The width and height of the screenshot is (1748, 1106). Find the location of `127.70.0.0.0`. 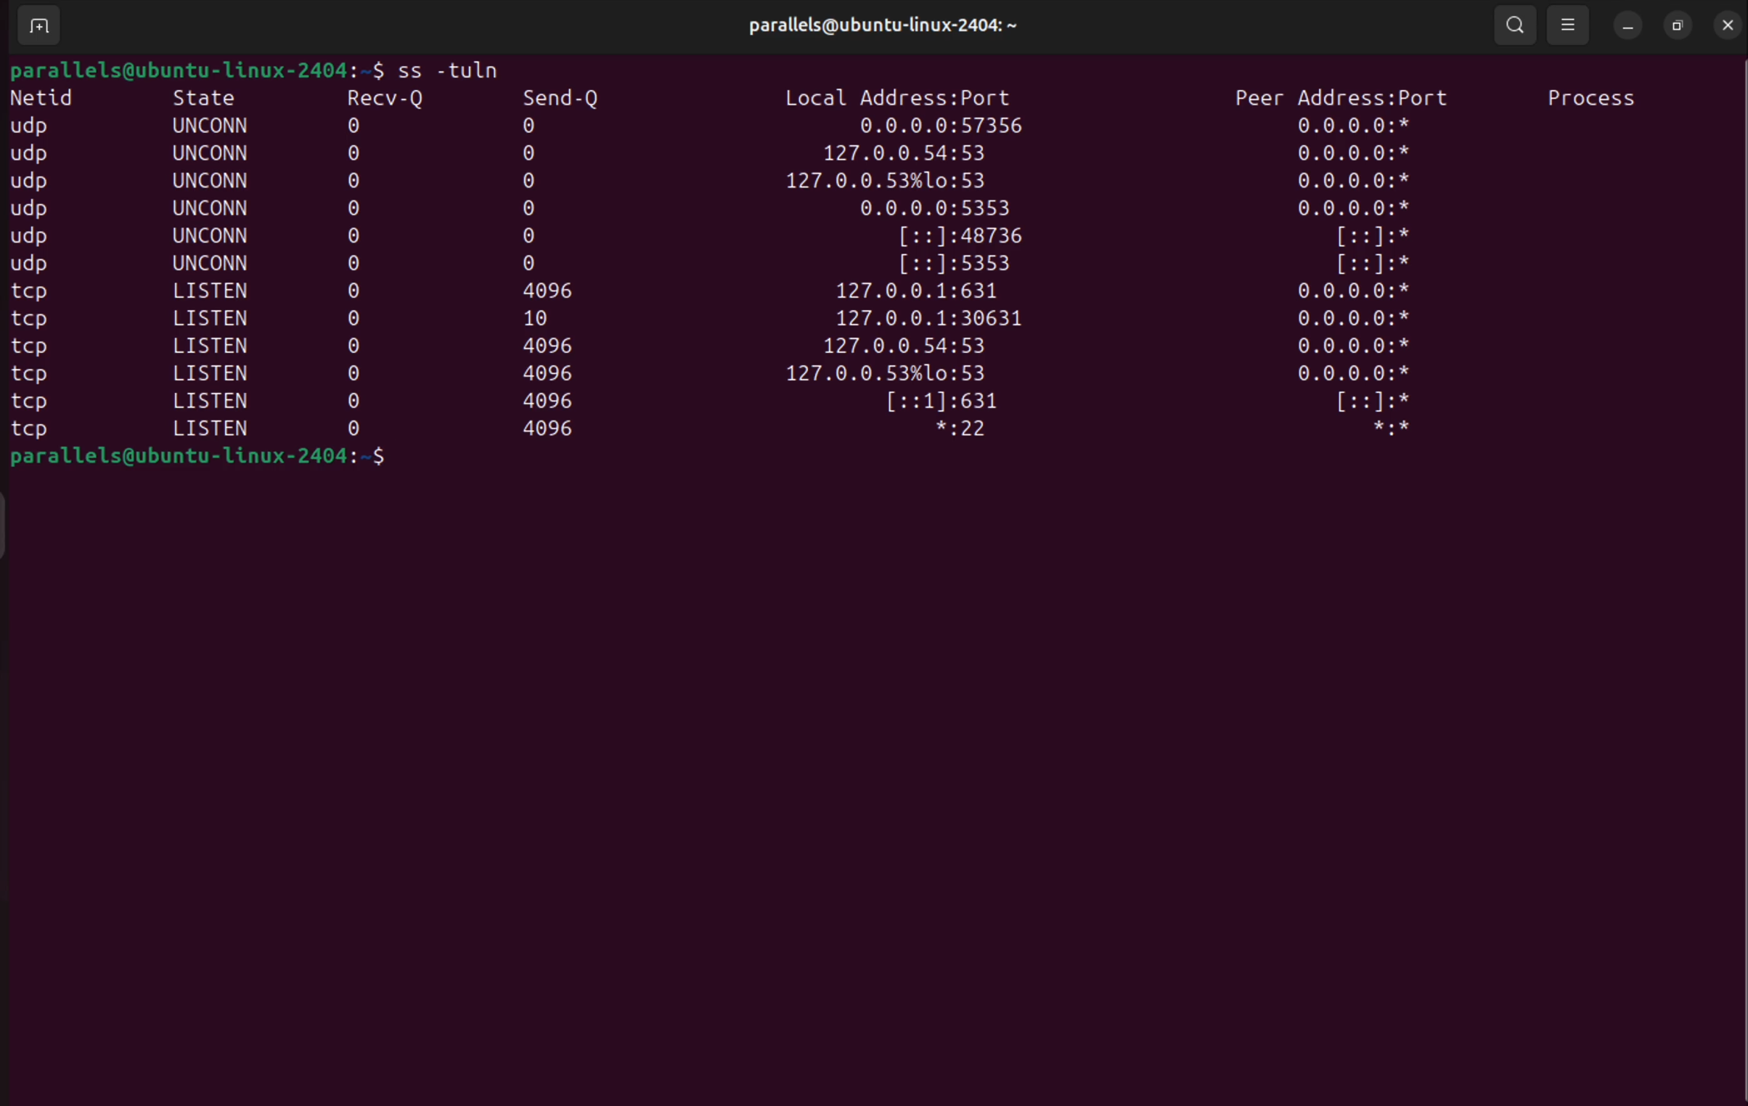

127.70.0.0.0 is located at coordinates (905, 155).